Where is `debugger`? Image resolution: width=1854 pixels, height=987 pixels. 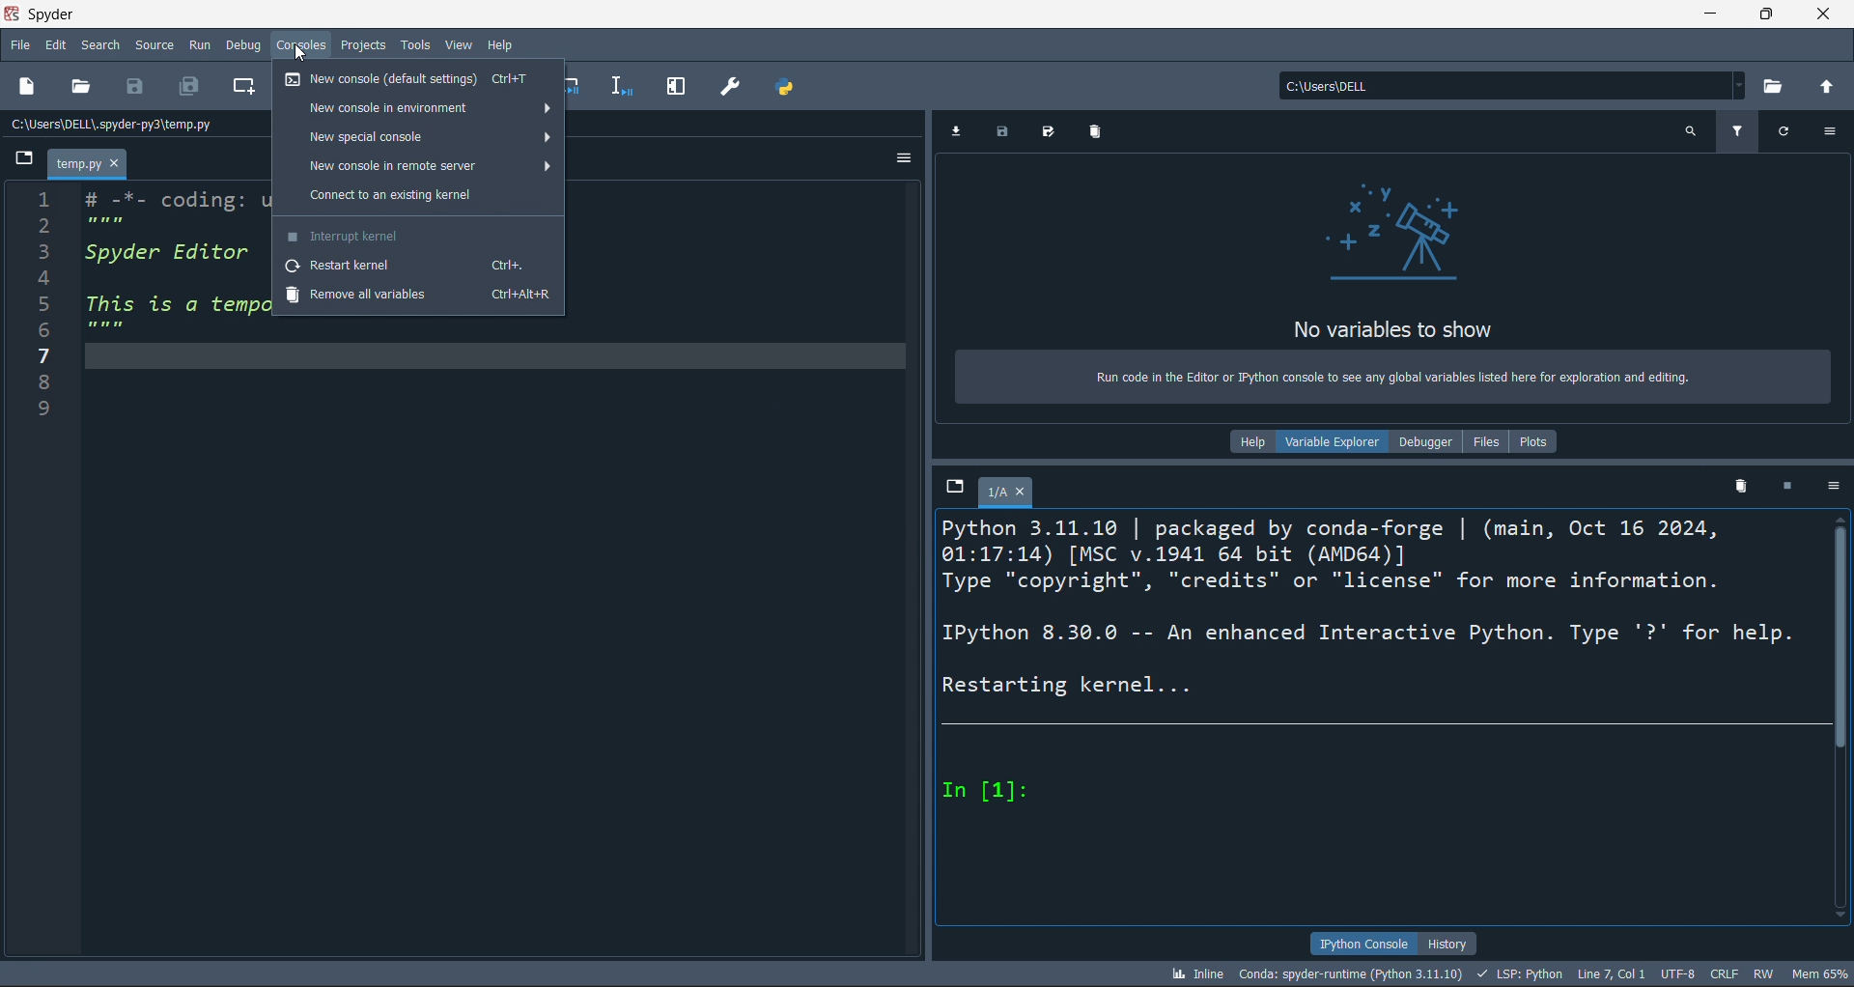 debugger is located at coordinates (1423, 440).